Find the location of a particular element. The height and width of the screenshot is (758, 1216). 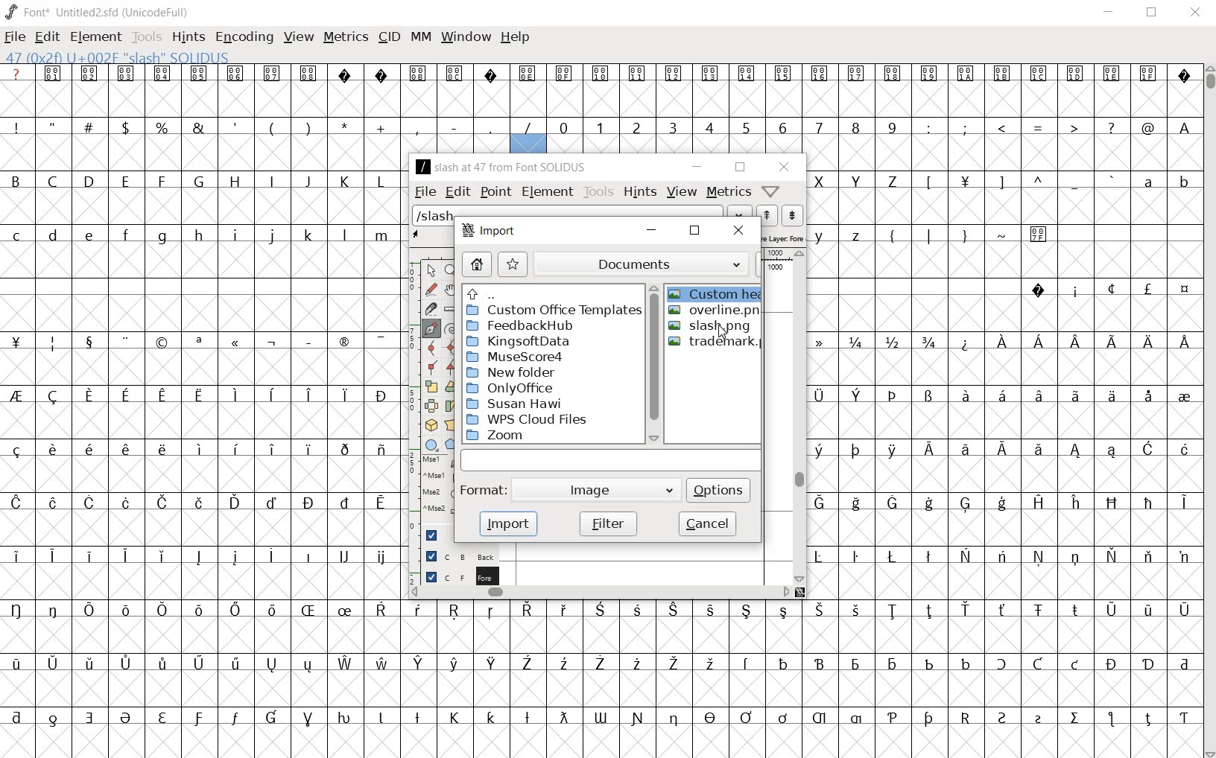

WINDOW is located at coordinates (464, 37).